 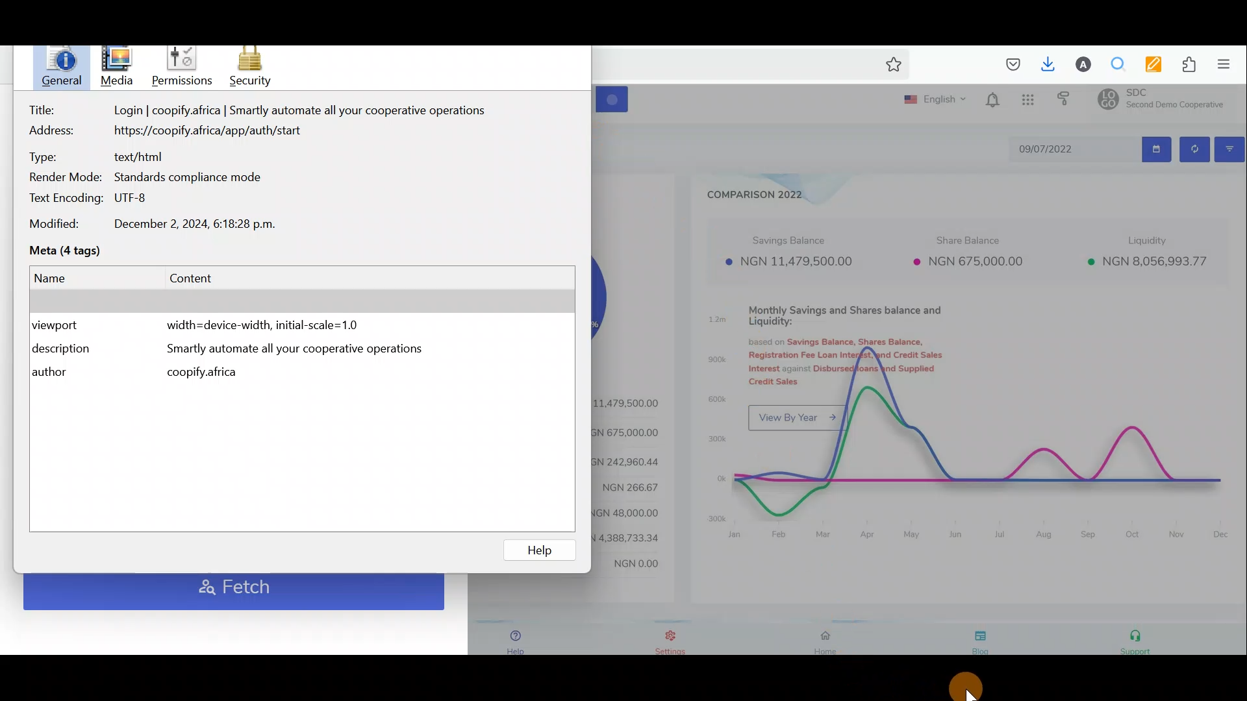 What do you see at coordinates (1113, 65) in the screenshot?
I see `Multiple search & highlight` at bounding box center [1113, 65].